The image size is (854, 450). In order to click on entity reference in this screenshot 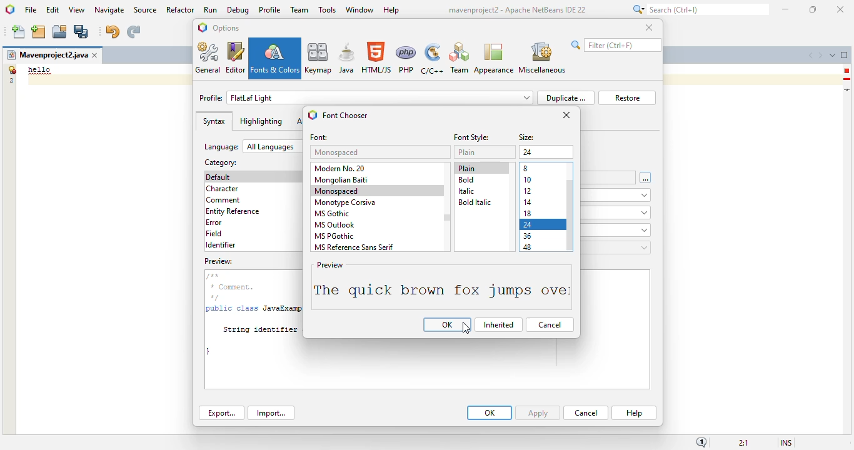, I will do `click(233, 212)`.